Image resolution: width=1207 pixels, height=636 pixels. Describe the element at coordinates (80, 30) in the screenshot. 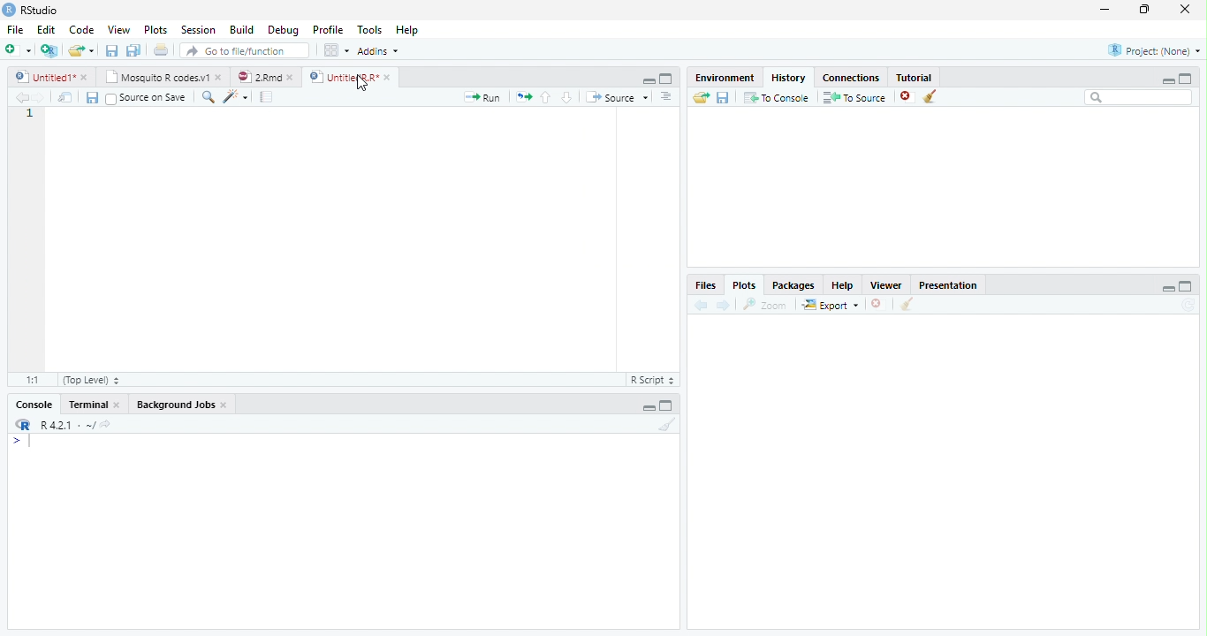

I see `Code` at that location.